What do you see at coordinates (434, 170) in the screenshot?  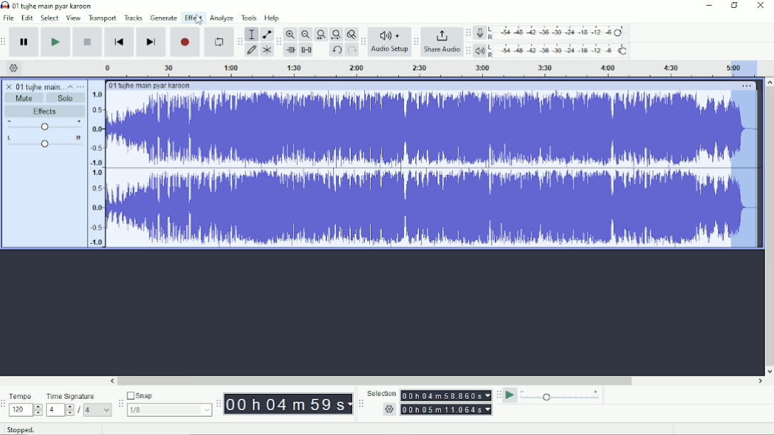 I see `Audio` at bounding box center [434, 170].